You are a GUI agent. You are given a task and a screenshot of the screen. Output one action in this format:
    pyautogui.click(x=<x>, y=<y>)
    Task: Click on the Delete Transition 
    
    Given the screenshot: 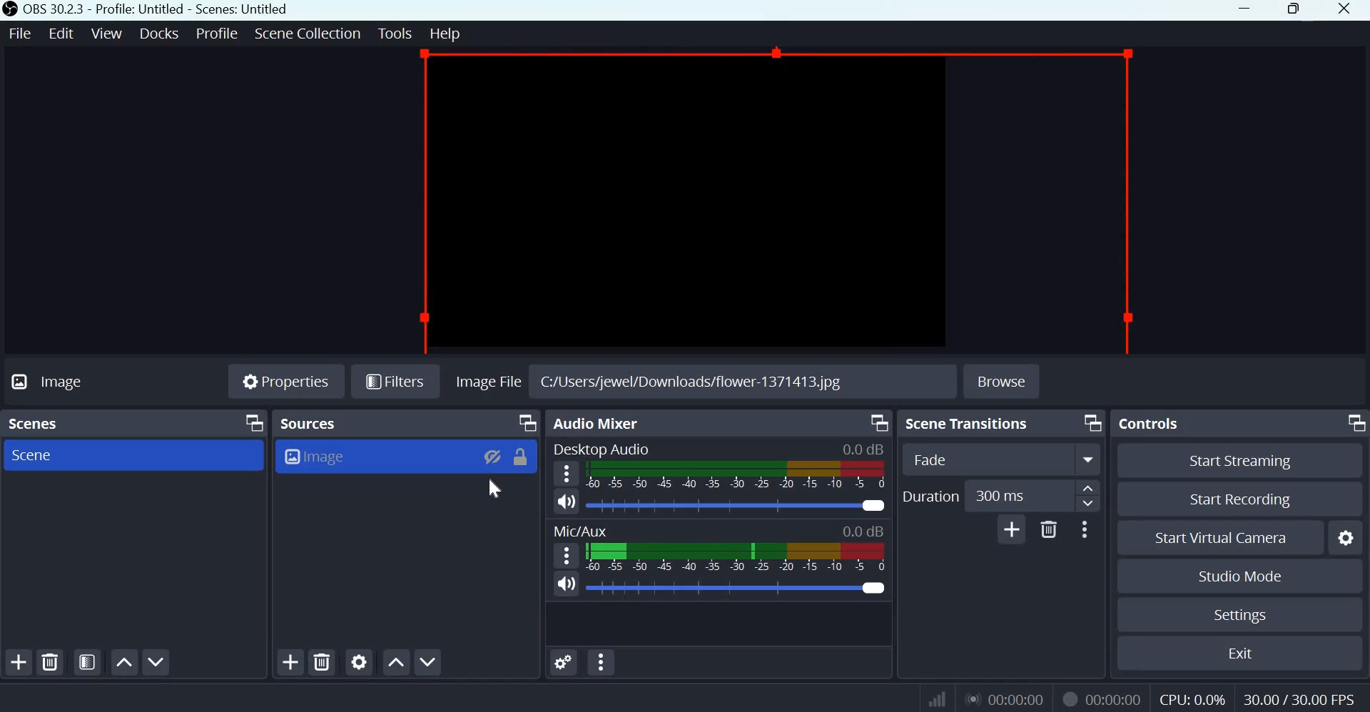 What is the action you would take?
    pyautogui.click(x=1050, y=529)
    